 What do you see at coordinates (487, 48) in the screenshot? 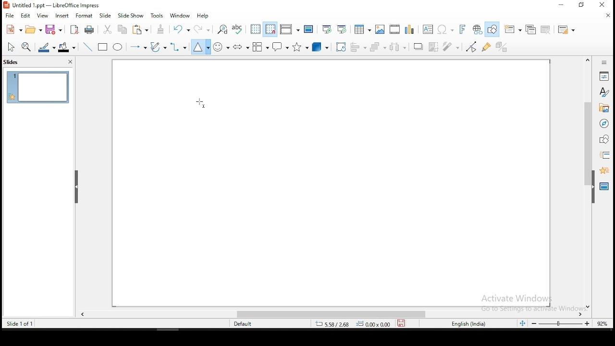
I see `show gluepoint functions` at bounding box center [487, 48].